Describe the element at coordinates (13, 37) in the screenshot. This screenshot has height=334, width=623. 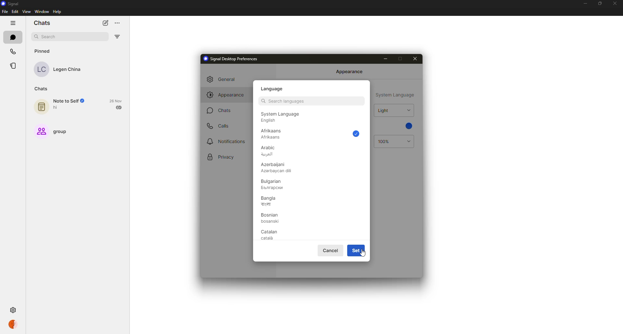
I see `chats` at that location.